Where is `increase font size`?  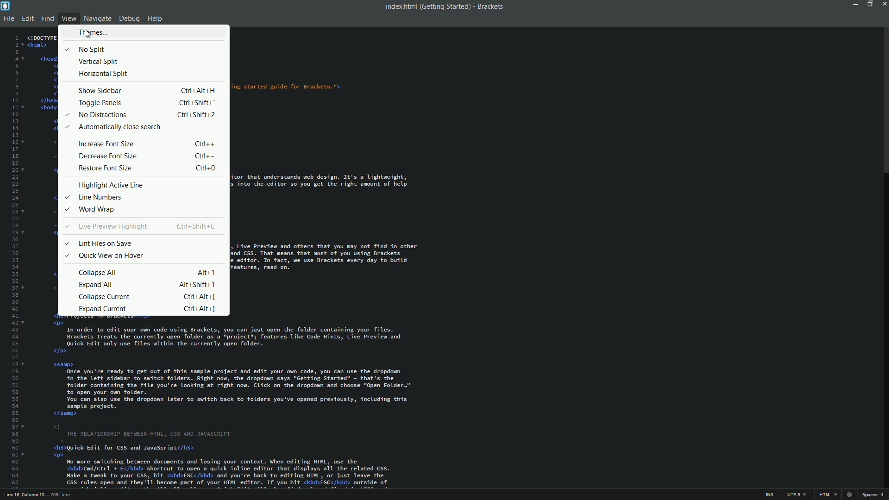 increase font size is located at coordinates (106, 143).